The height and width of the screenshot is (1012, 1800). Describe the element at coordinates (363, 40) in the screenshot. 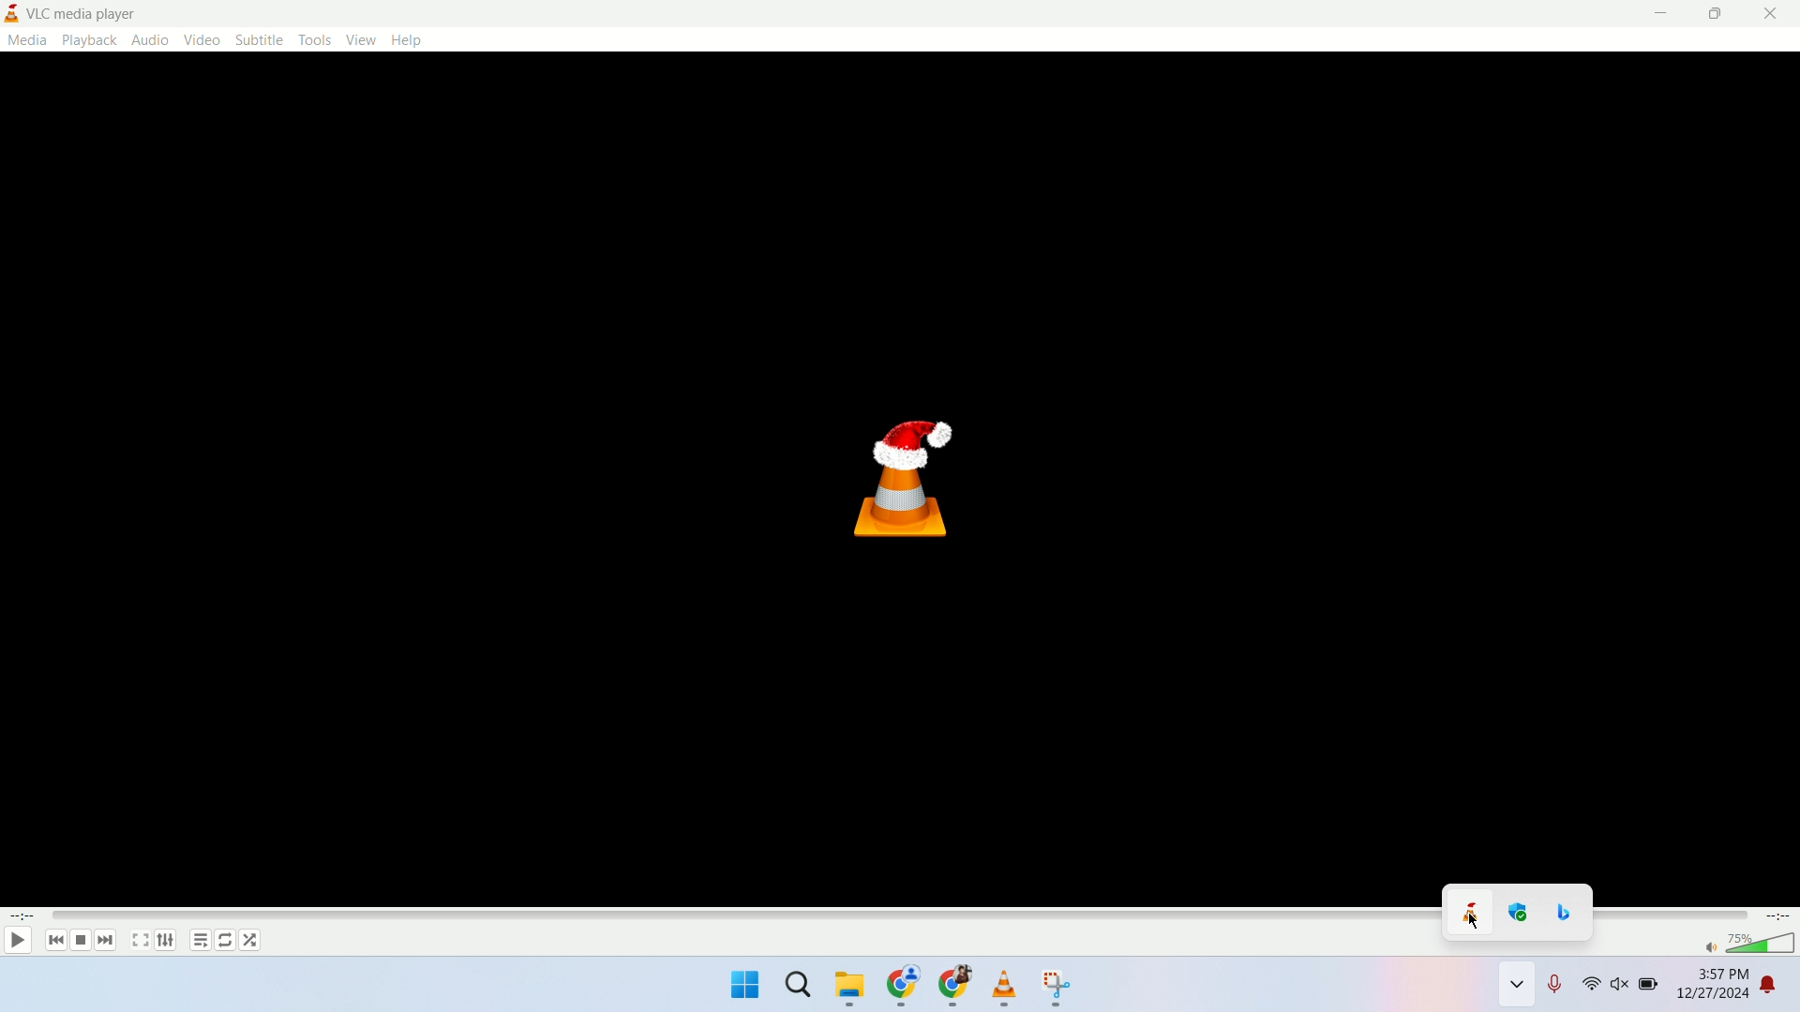

I see `view` at that location.